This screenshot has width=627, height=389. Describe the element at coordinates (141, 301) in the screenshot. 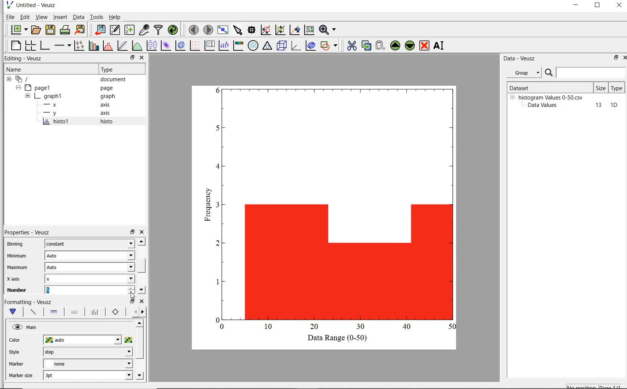

I see `close` at that location.